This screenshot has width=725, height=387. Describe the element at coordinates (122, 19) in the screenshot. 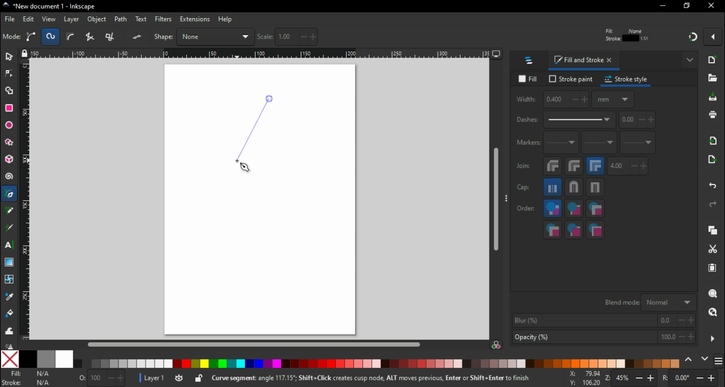

I see `path` at that location.